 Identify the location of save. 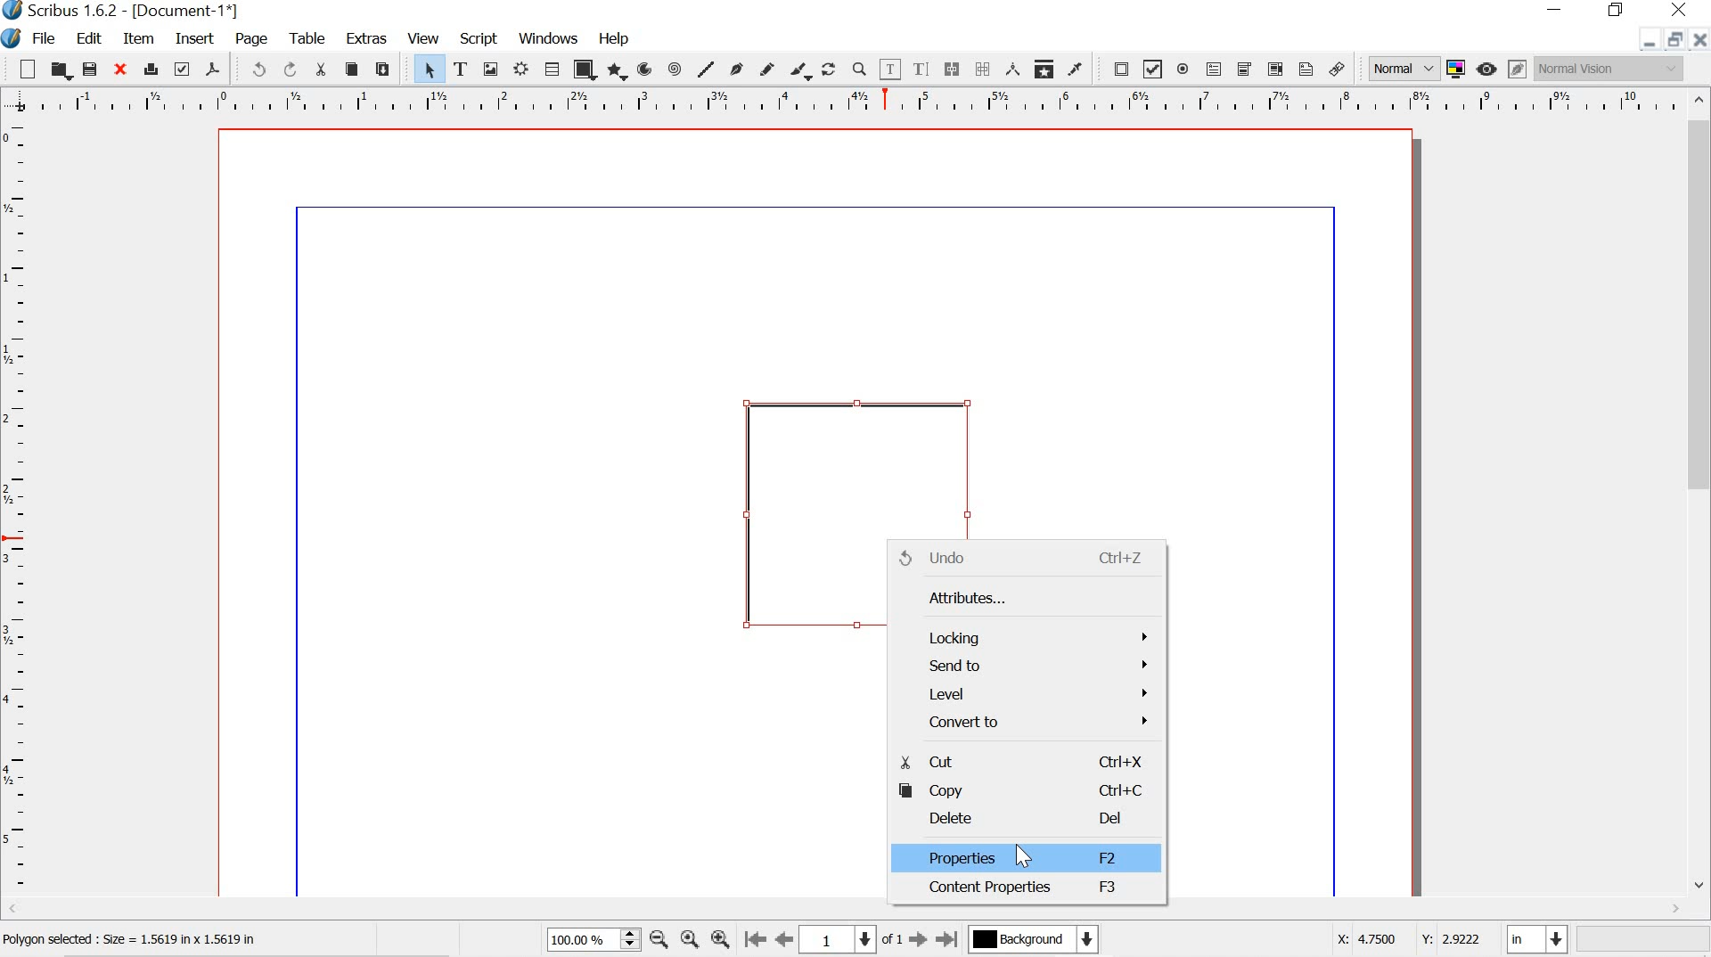
(92, 69).